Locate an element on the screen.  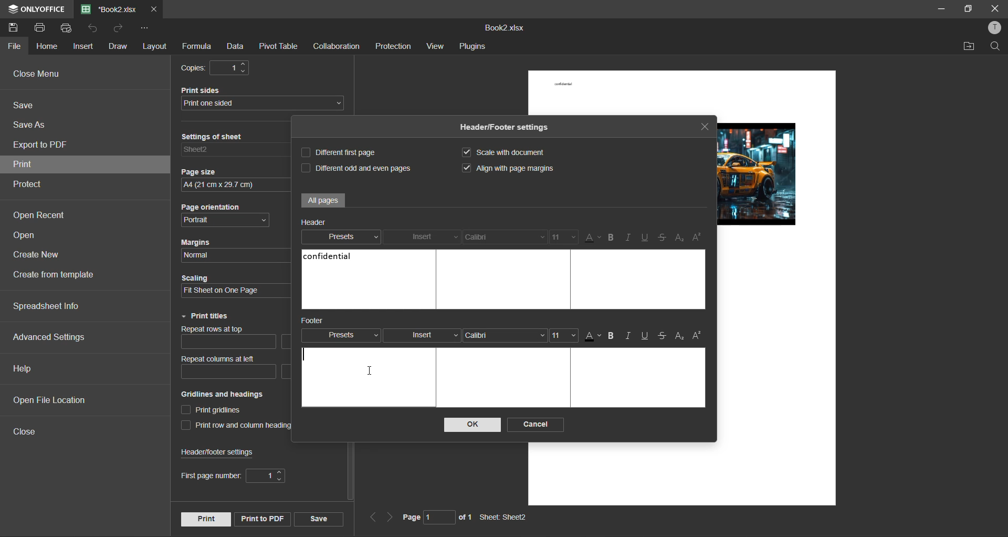
italic is located at coordinates (630, 236).